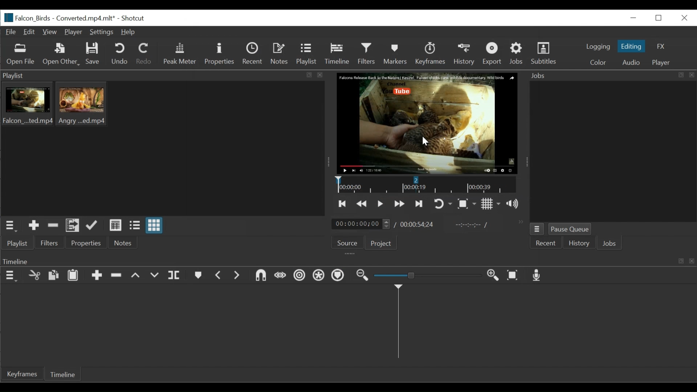 This screenshot has width=697, height=392. Describe the element at coordinates (155, 225) in the screenshot. I see `View as icons` at that location.